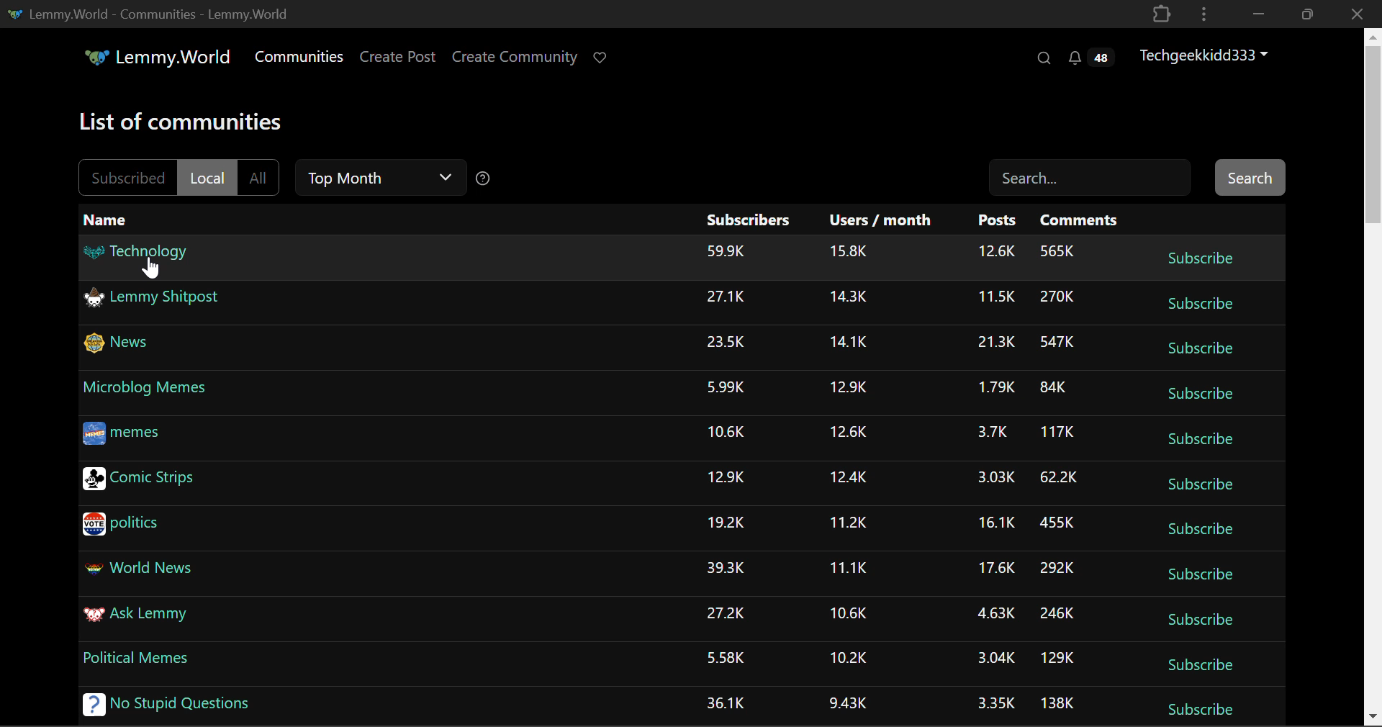 This screenshot has width=1382, height=727. Describe the element at coordinates (993, 613) in the screenshot. I see `Amount ` at that location.